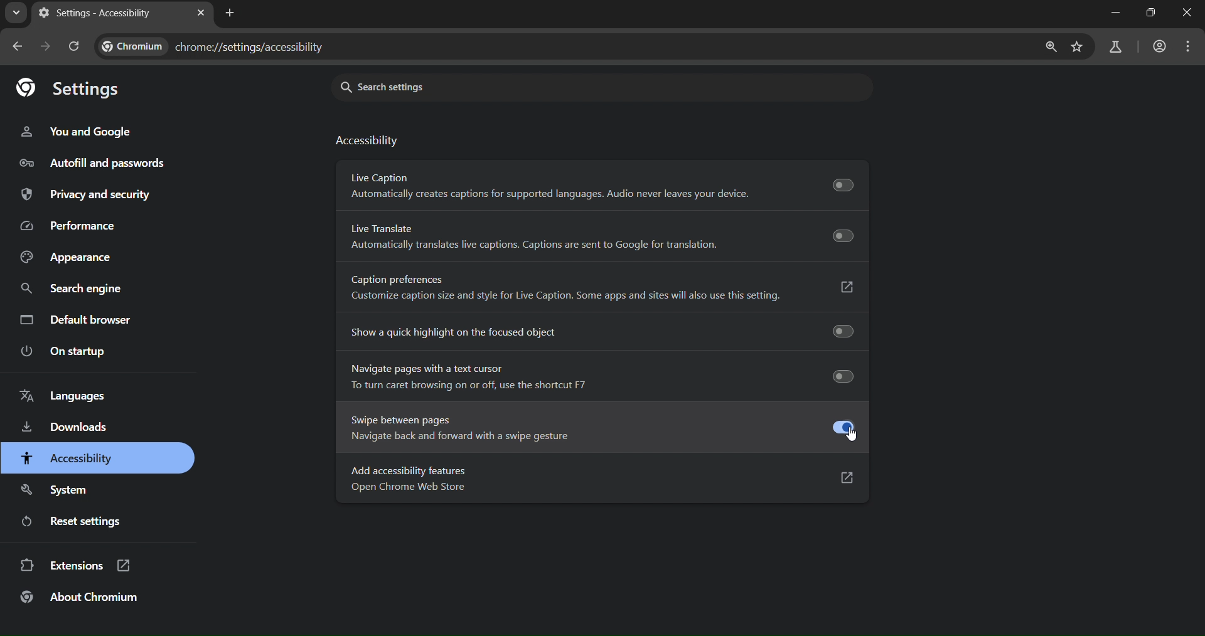 This screenshot has width=1205, height=636. What do you see at coordinates (1076, 47) in the screenshot?
I see `bookmark page` at bounding box center [1076, 47].